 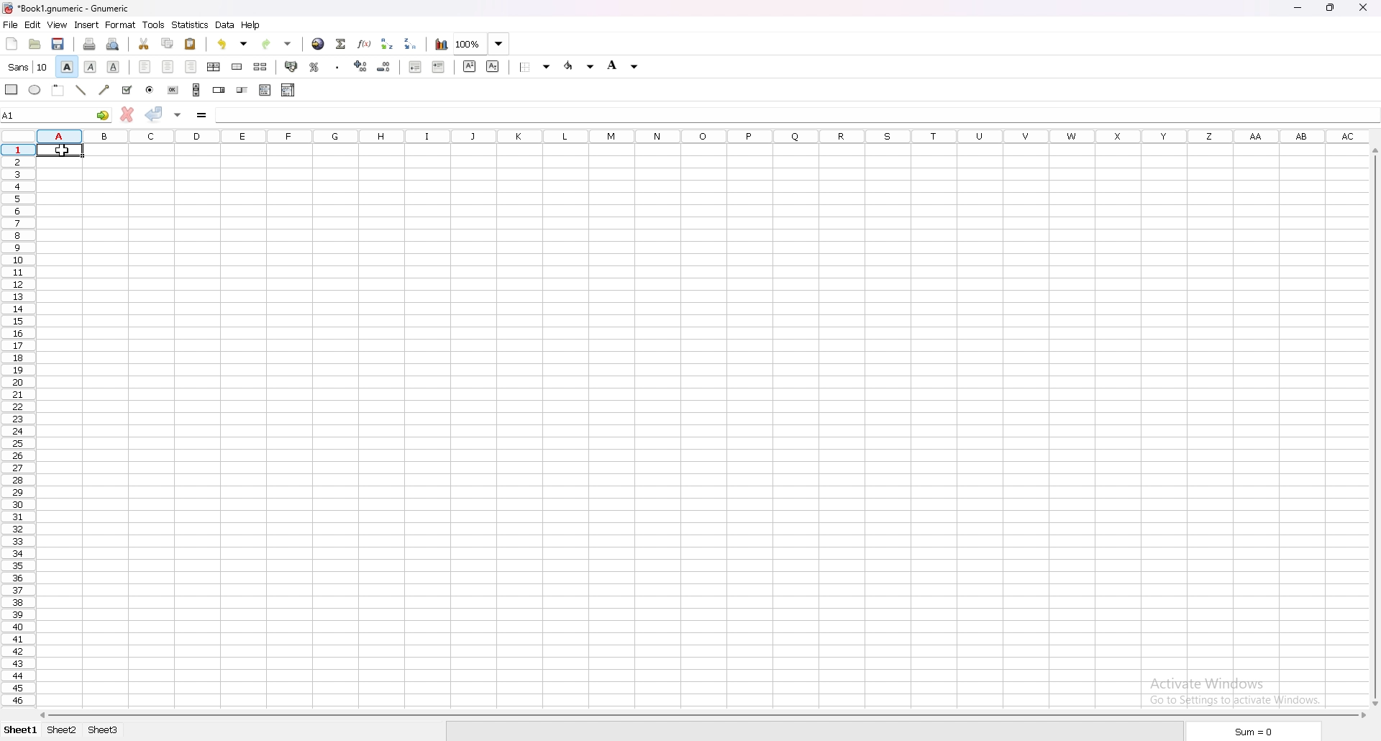 What do you see at coordinates (191, 67) in the screenshot?
I see `align right` at bounding box center [191, 67].